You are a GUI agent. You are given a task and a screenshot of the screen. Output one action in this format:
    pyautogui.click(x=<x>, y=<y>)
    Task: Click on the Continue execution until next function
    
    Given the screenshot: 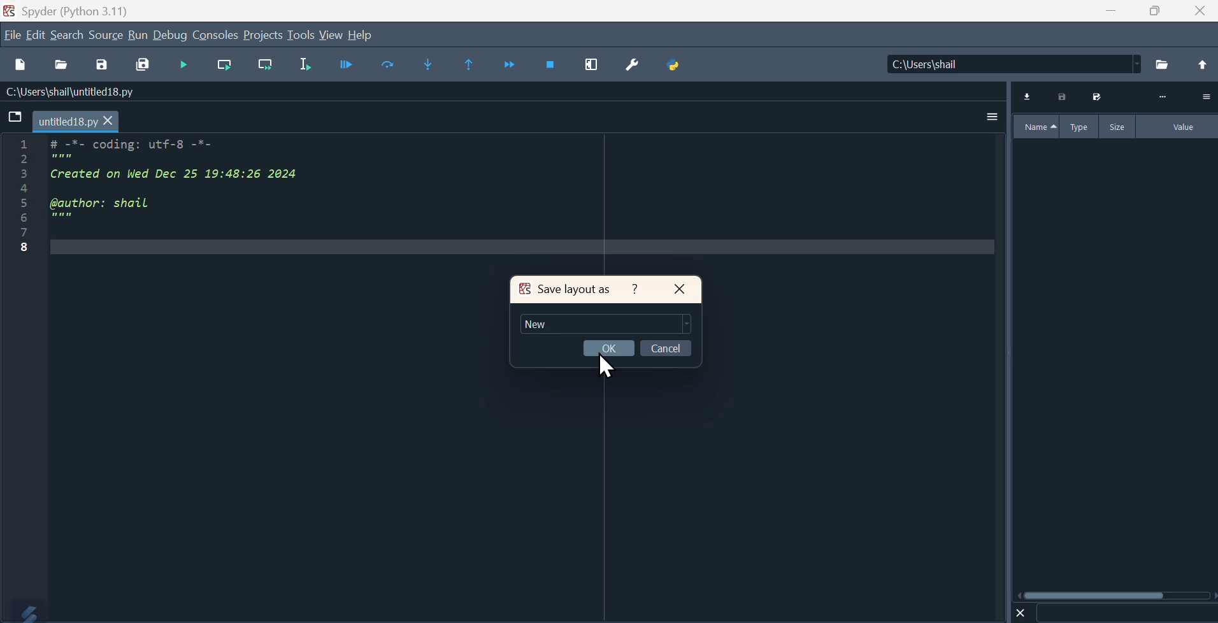 What is the action you would take?
    pyautogui.click(x=511, y=66)
    